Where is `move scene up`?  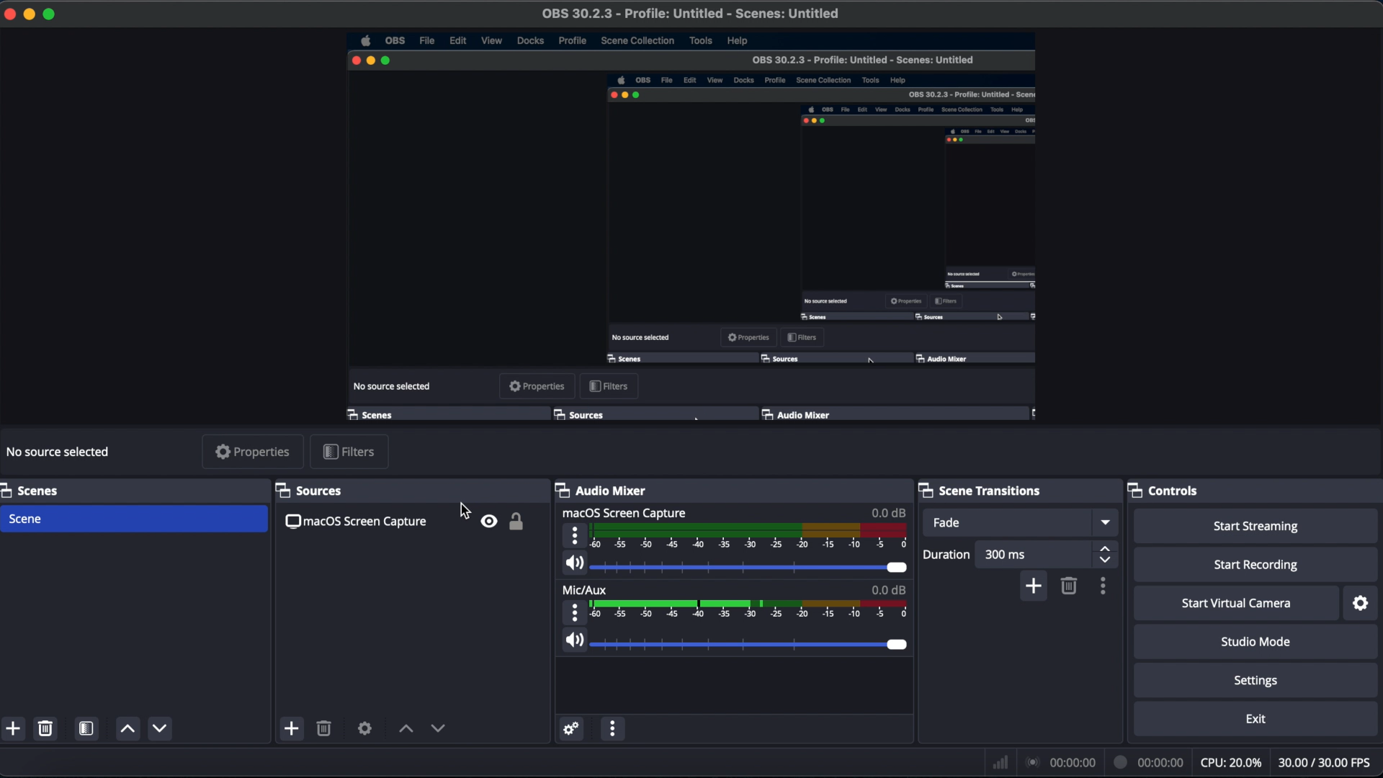
move scene up is located at coordinates (127, 728).